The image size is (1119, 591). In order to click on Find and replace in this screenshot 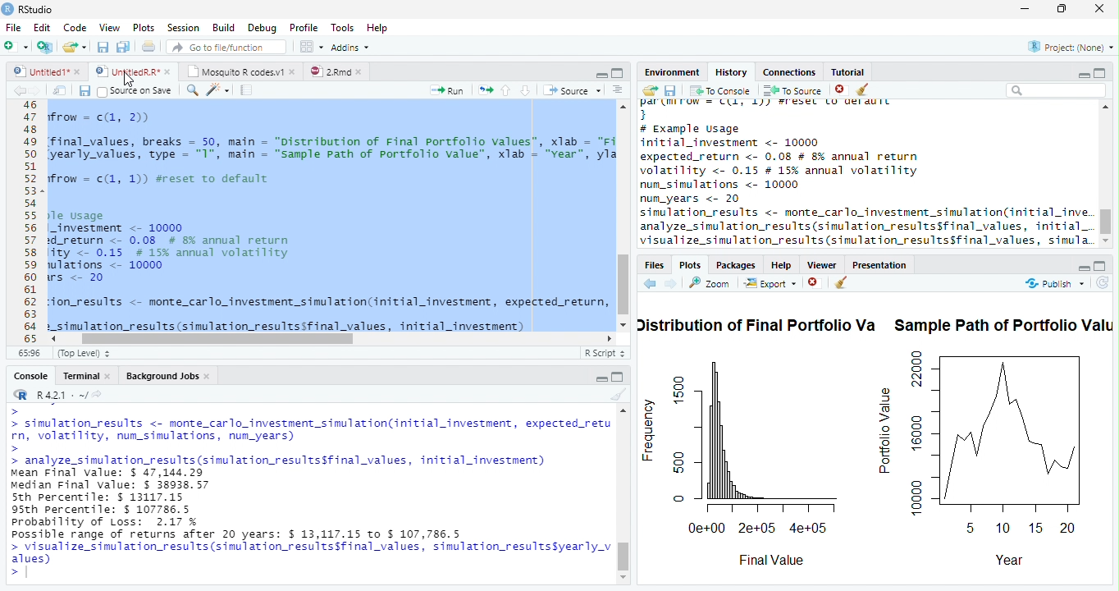, I will do `click(193, 90)`.